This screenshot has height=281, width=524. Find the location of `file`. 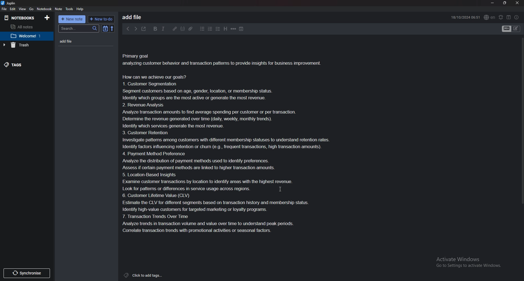

file is located at coordinates (4, 9).